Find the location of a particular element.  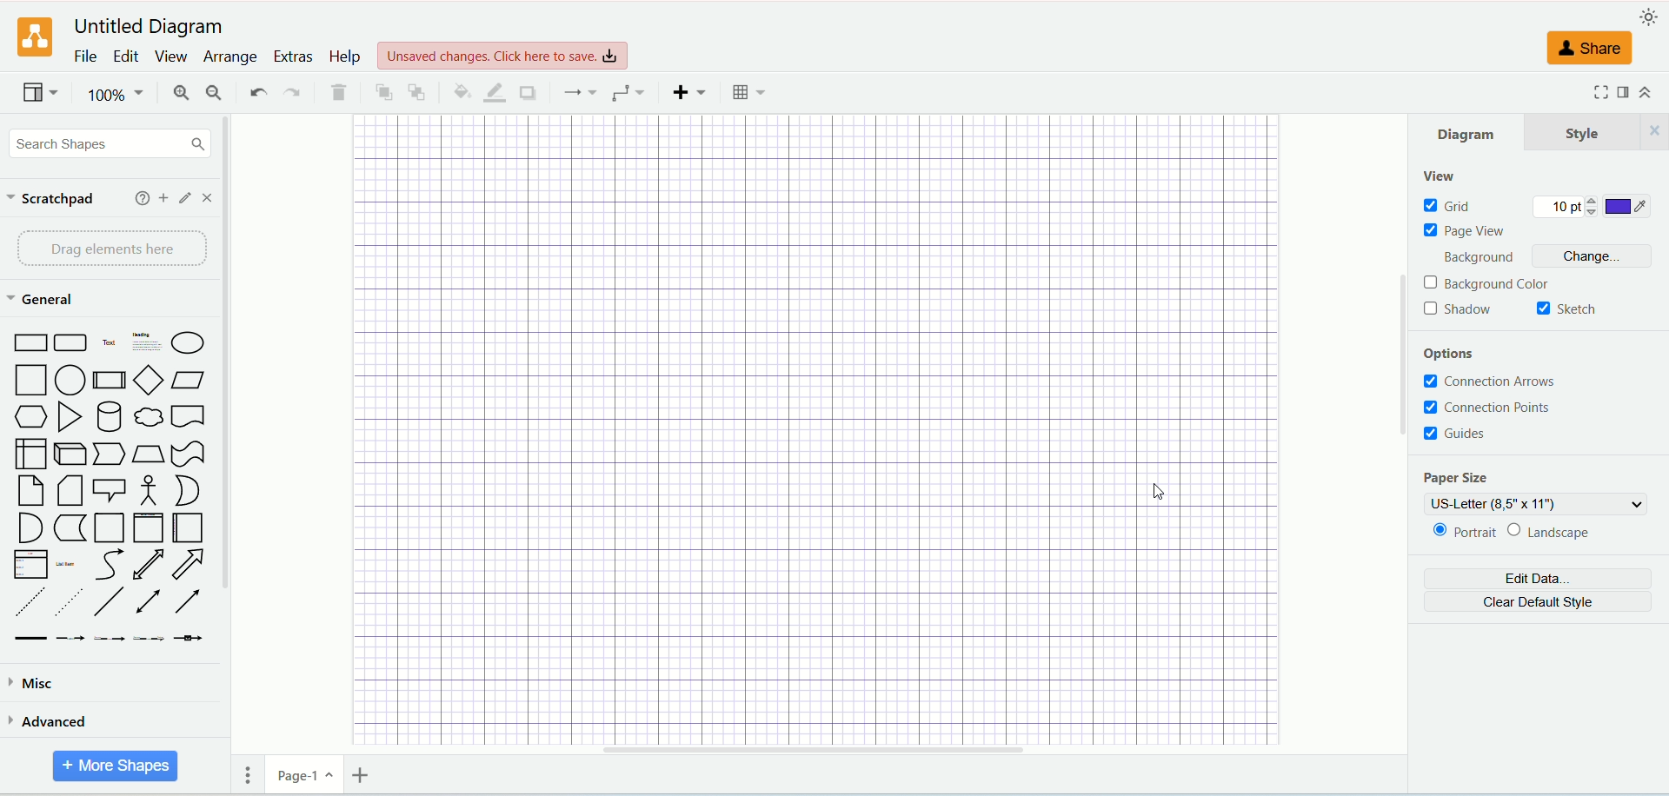

Connector with 3 Labels is located at coordinates (150, 640).